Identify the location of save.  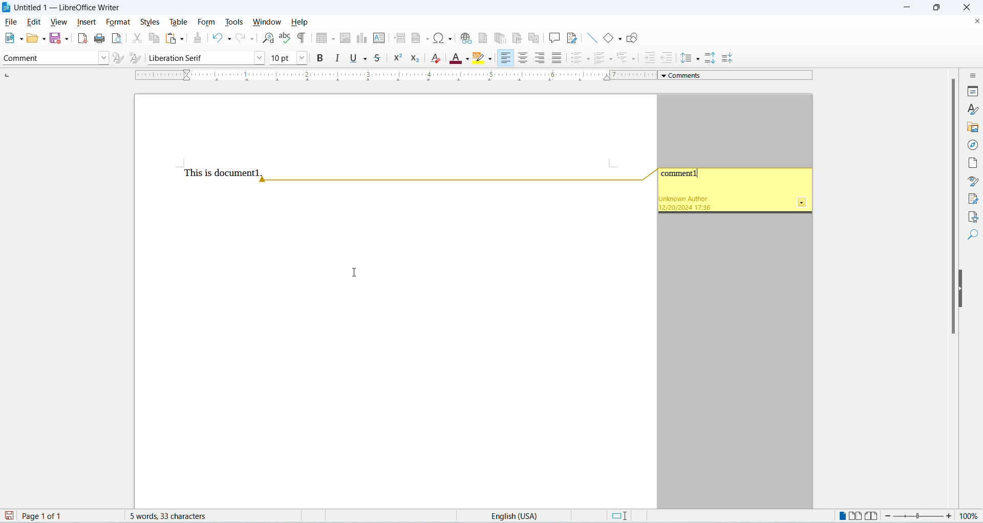
(58, 37).